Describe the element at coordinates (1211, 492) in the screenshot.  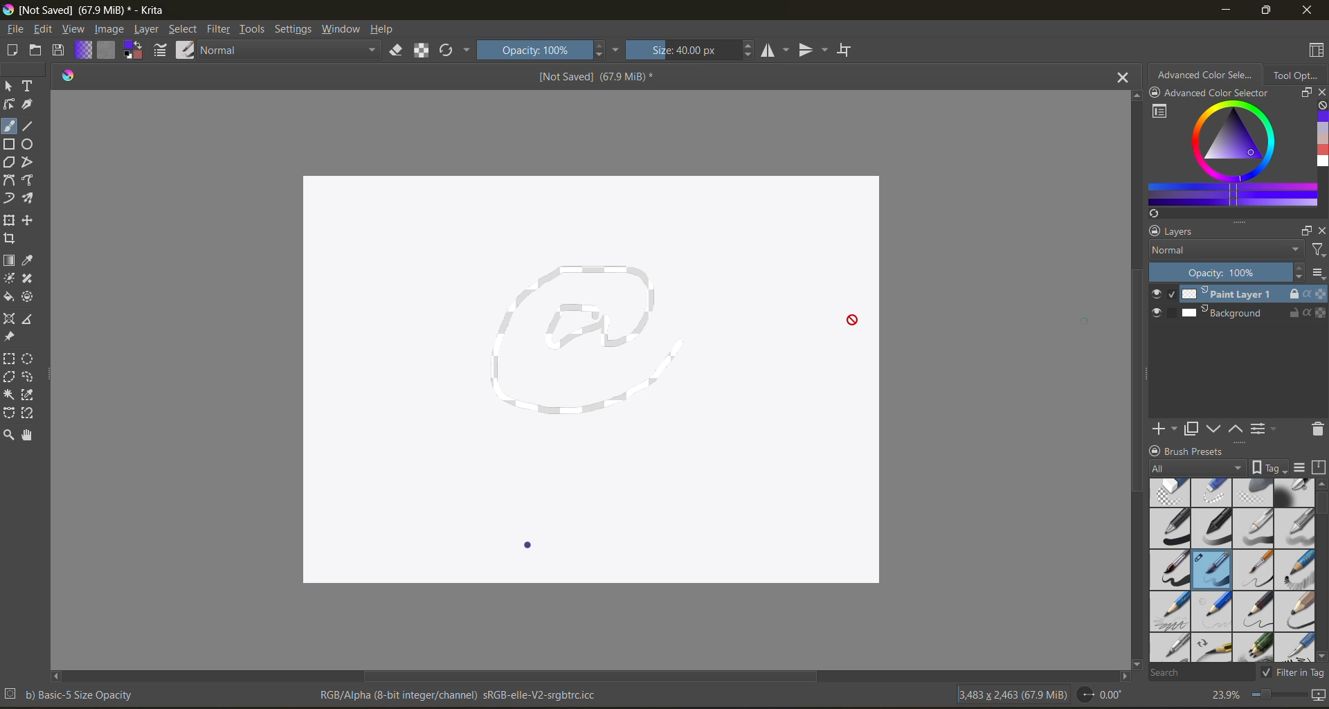
I see `thin eraser` at that location.